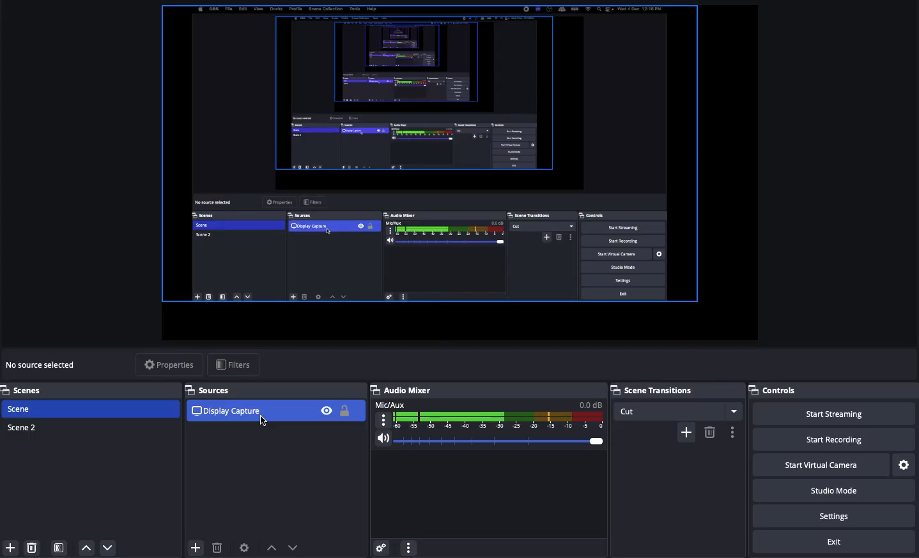 The height and width of the screenshot is (558, 919). I want to click on previous, so click(272, 548).